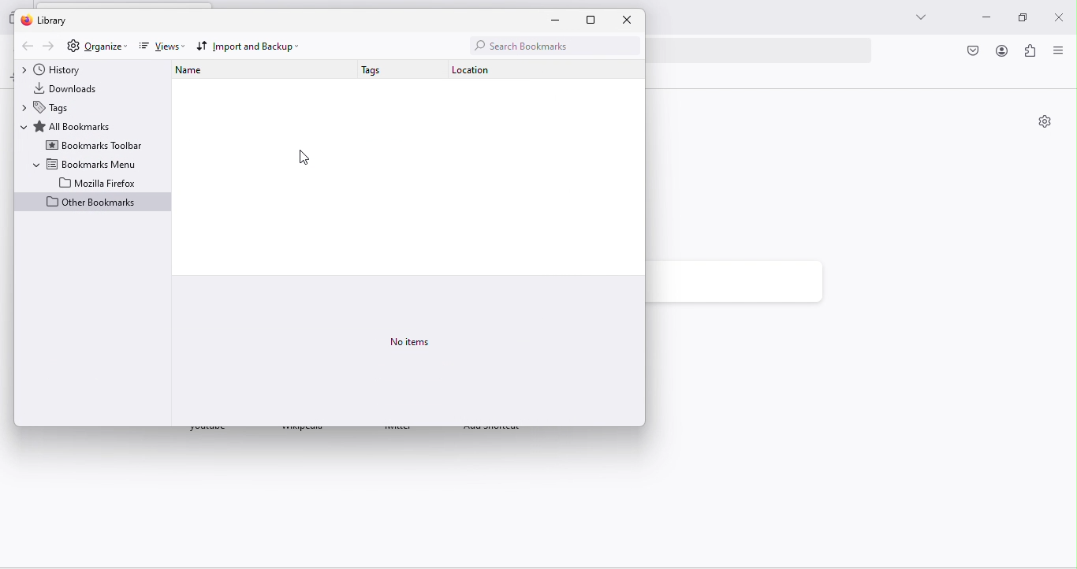 Image resolution: width=1077 pixels, height=569 pixels. I want to click on name, so click(198, 73).